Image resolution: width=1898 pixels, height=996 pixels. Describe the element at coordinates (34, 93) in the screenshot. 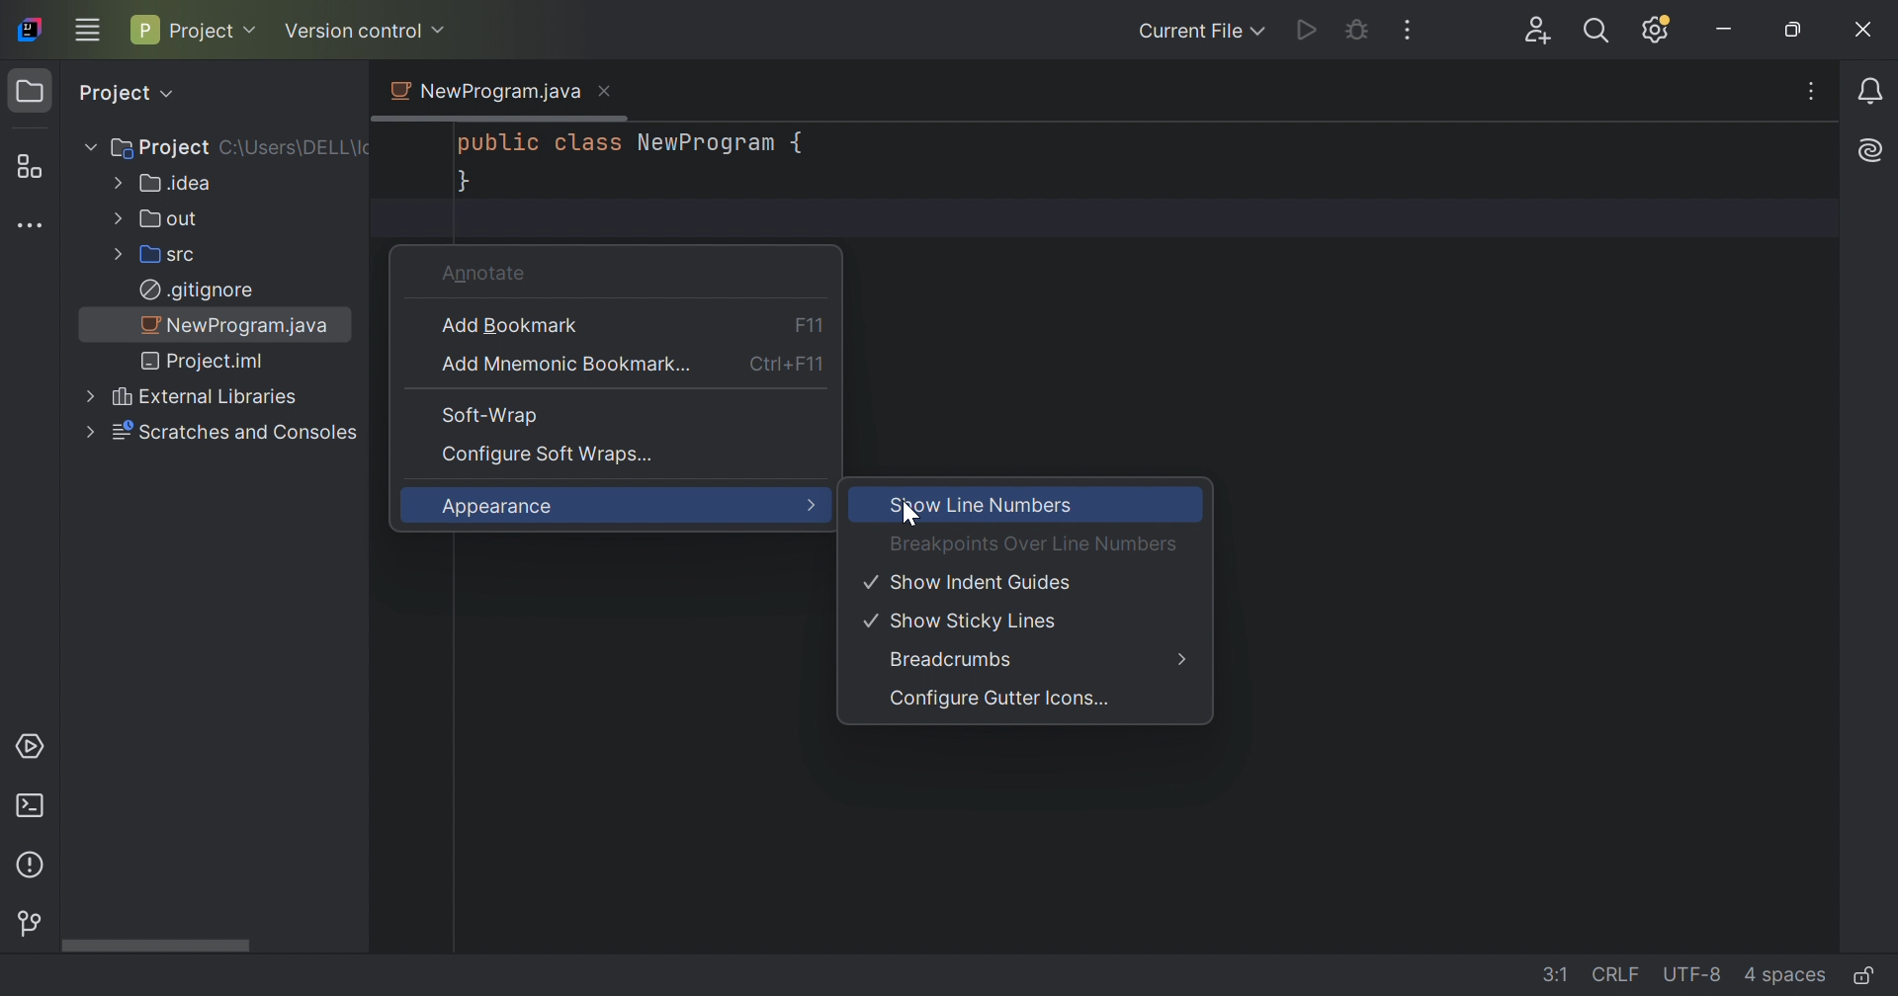

I see `Project` at that location.